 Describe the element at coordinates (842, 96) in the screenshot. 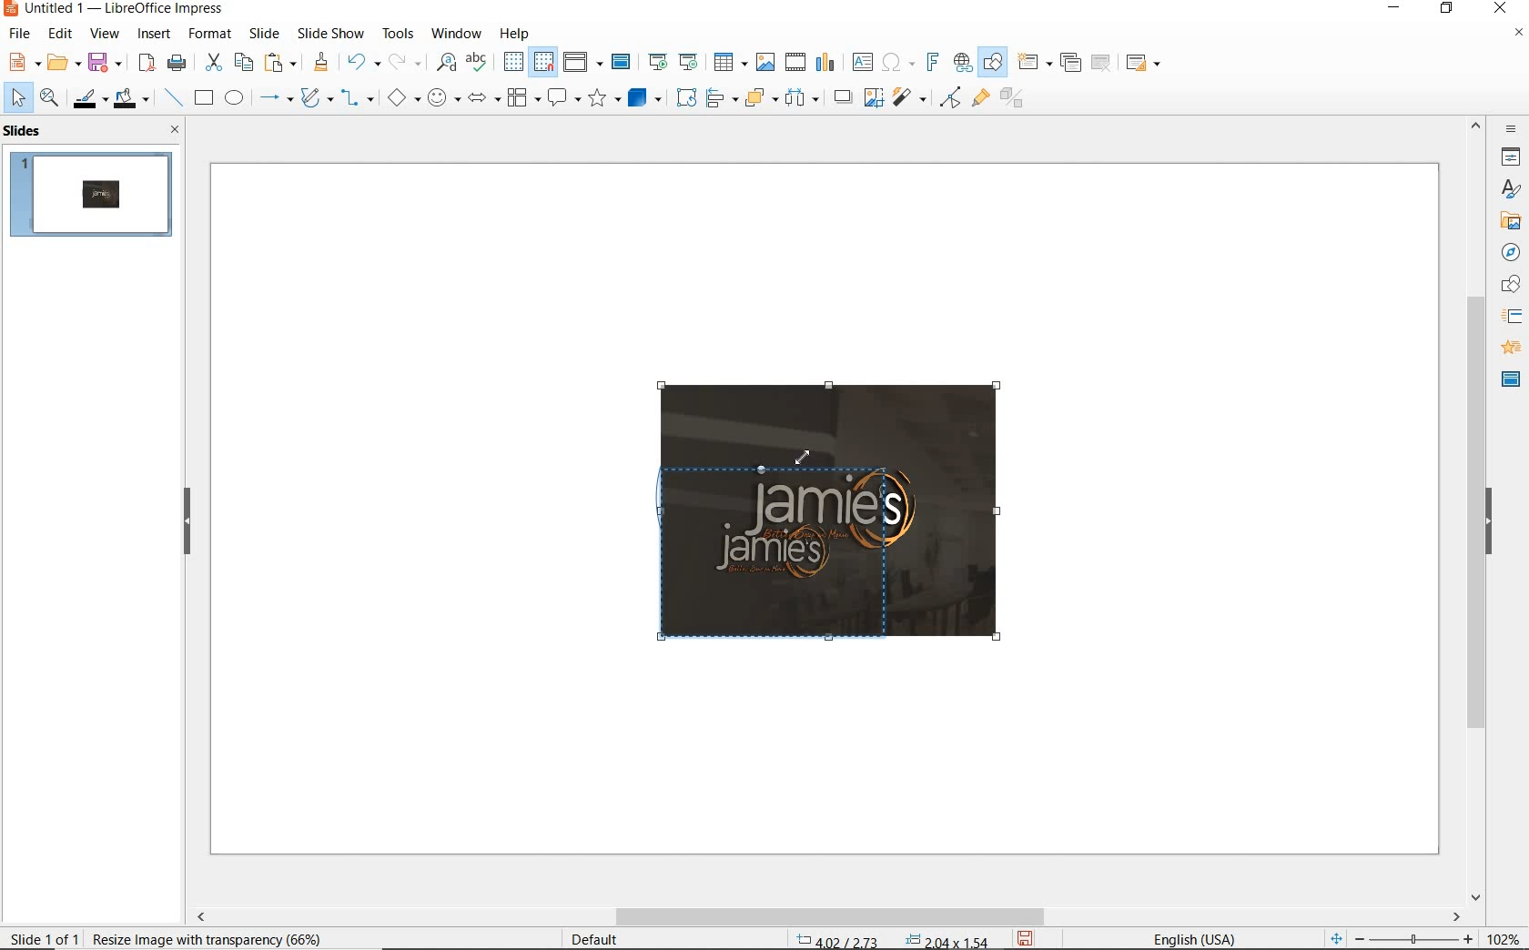

I see `shadow` at that location.